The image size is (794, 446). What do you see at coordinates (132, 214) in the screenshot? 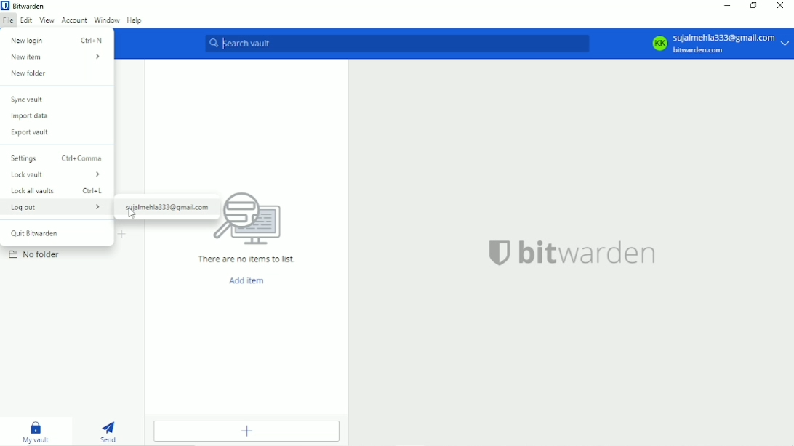
I see `cursor` at bounding box center [132, 214].